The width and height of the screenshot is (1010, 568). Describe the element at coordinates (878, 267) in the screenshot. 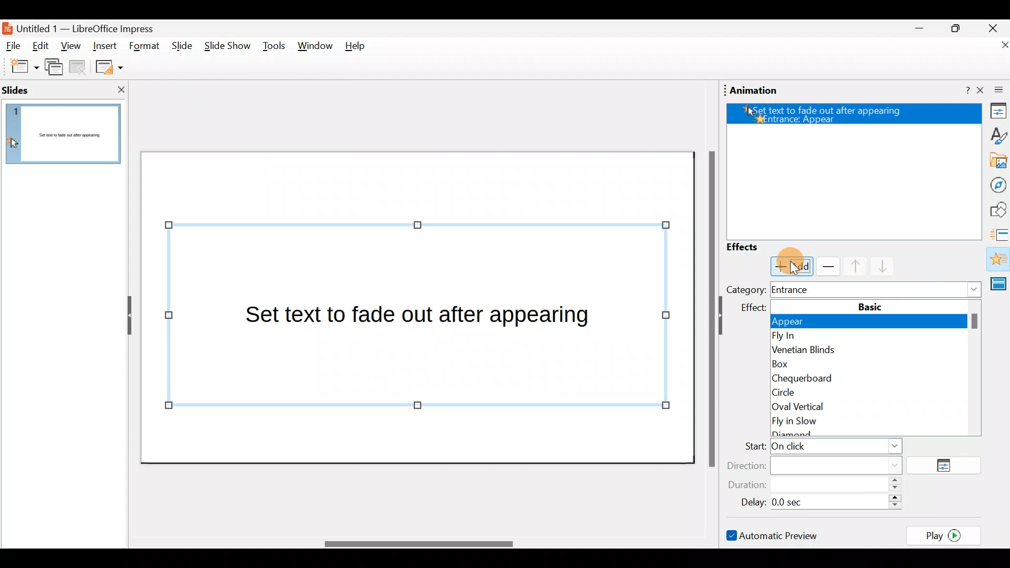

I see `Move down` at that location.